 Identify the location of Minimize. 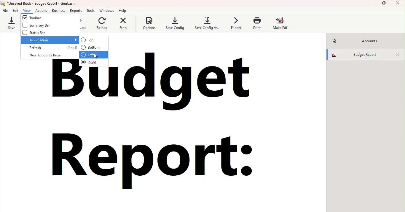
(371, 4).